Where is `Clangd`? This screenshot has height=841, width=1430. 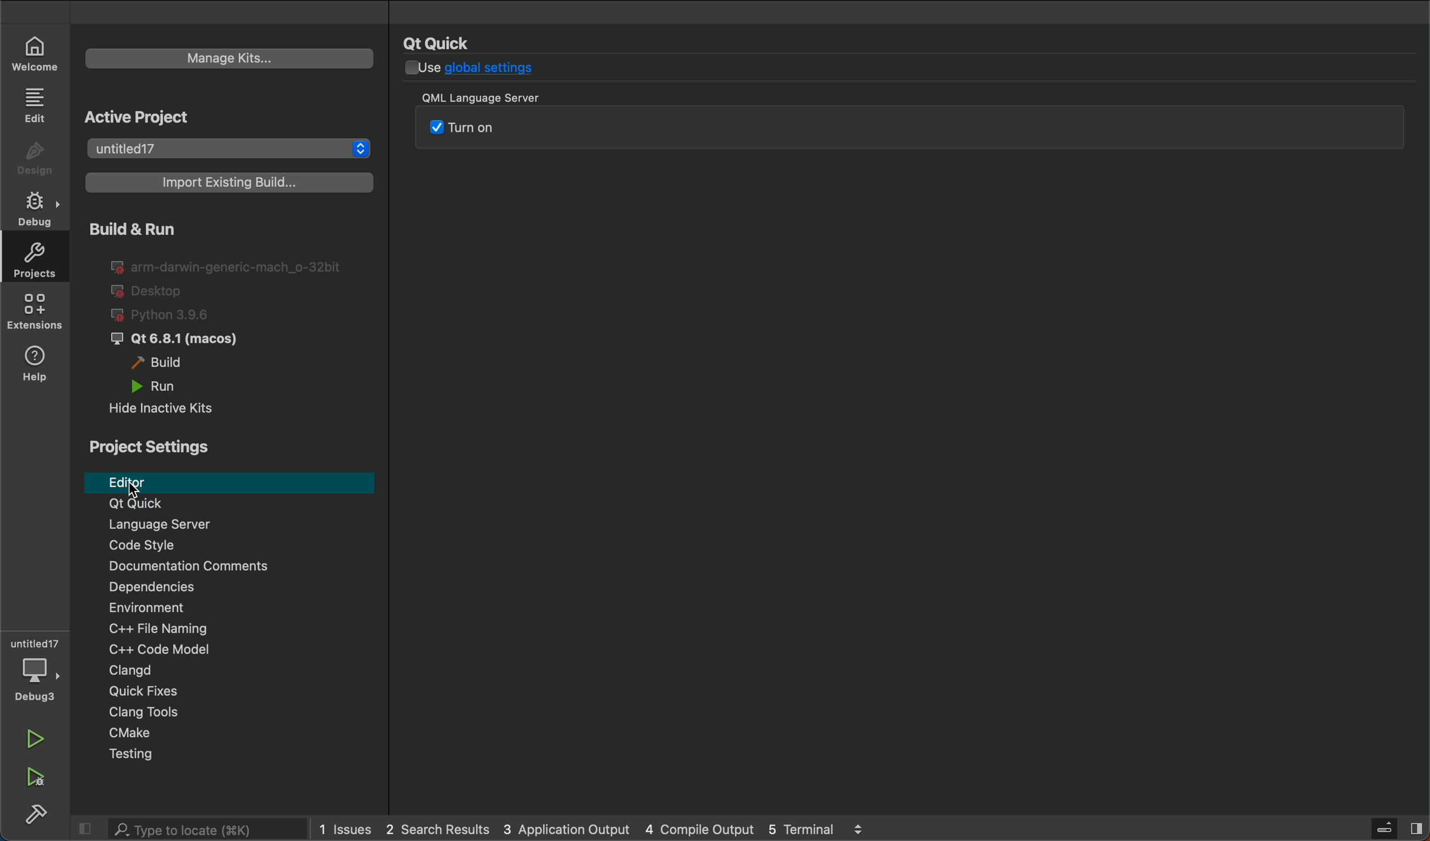
Clangd is located at coordinates (241, 672).